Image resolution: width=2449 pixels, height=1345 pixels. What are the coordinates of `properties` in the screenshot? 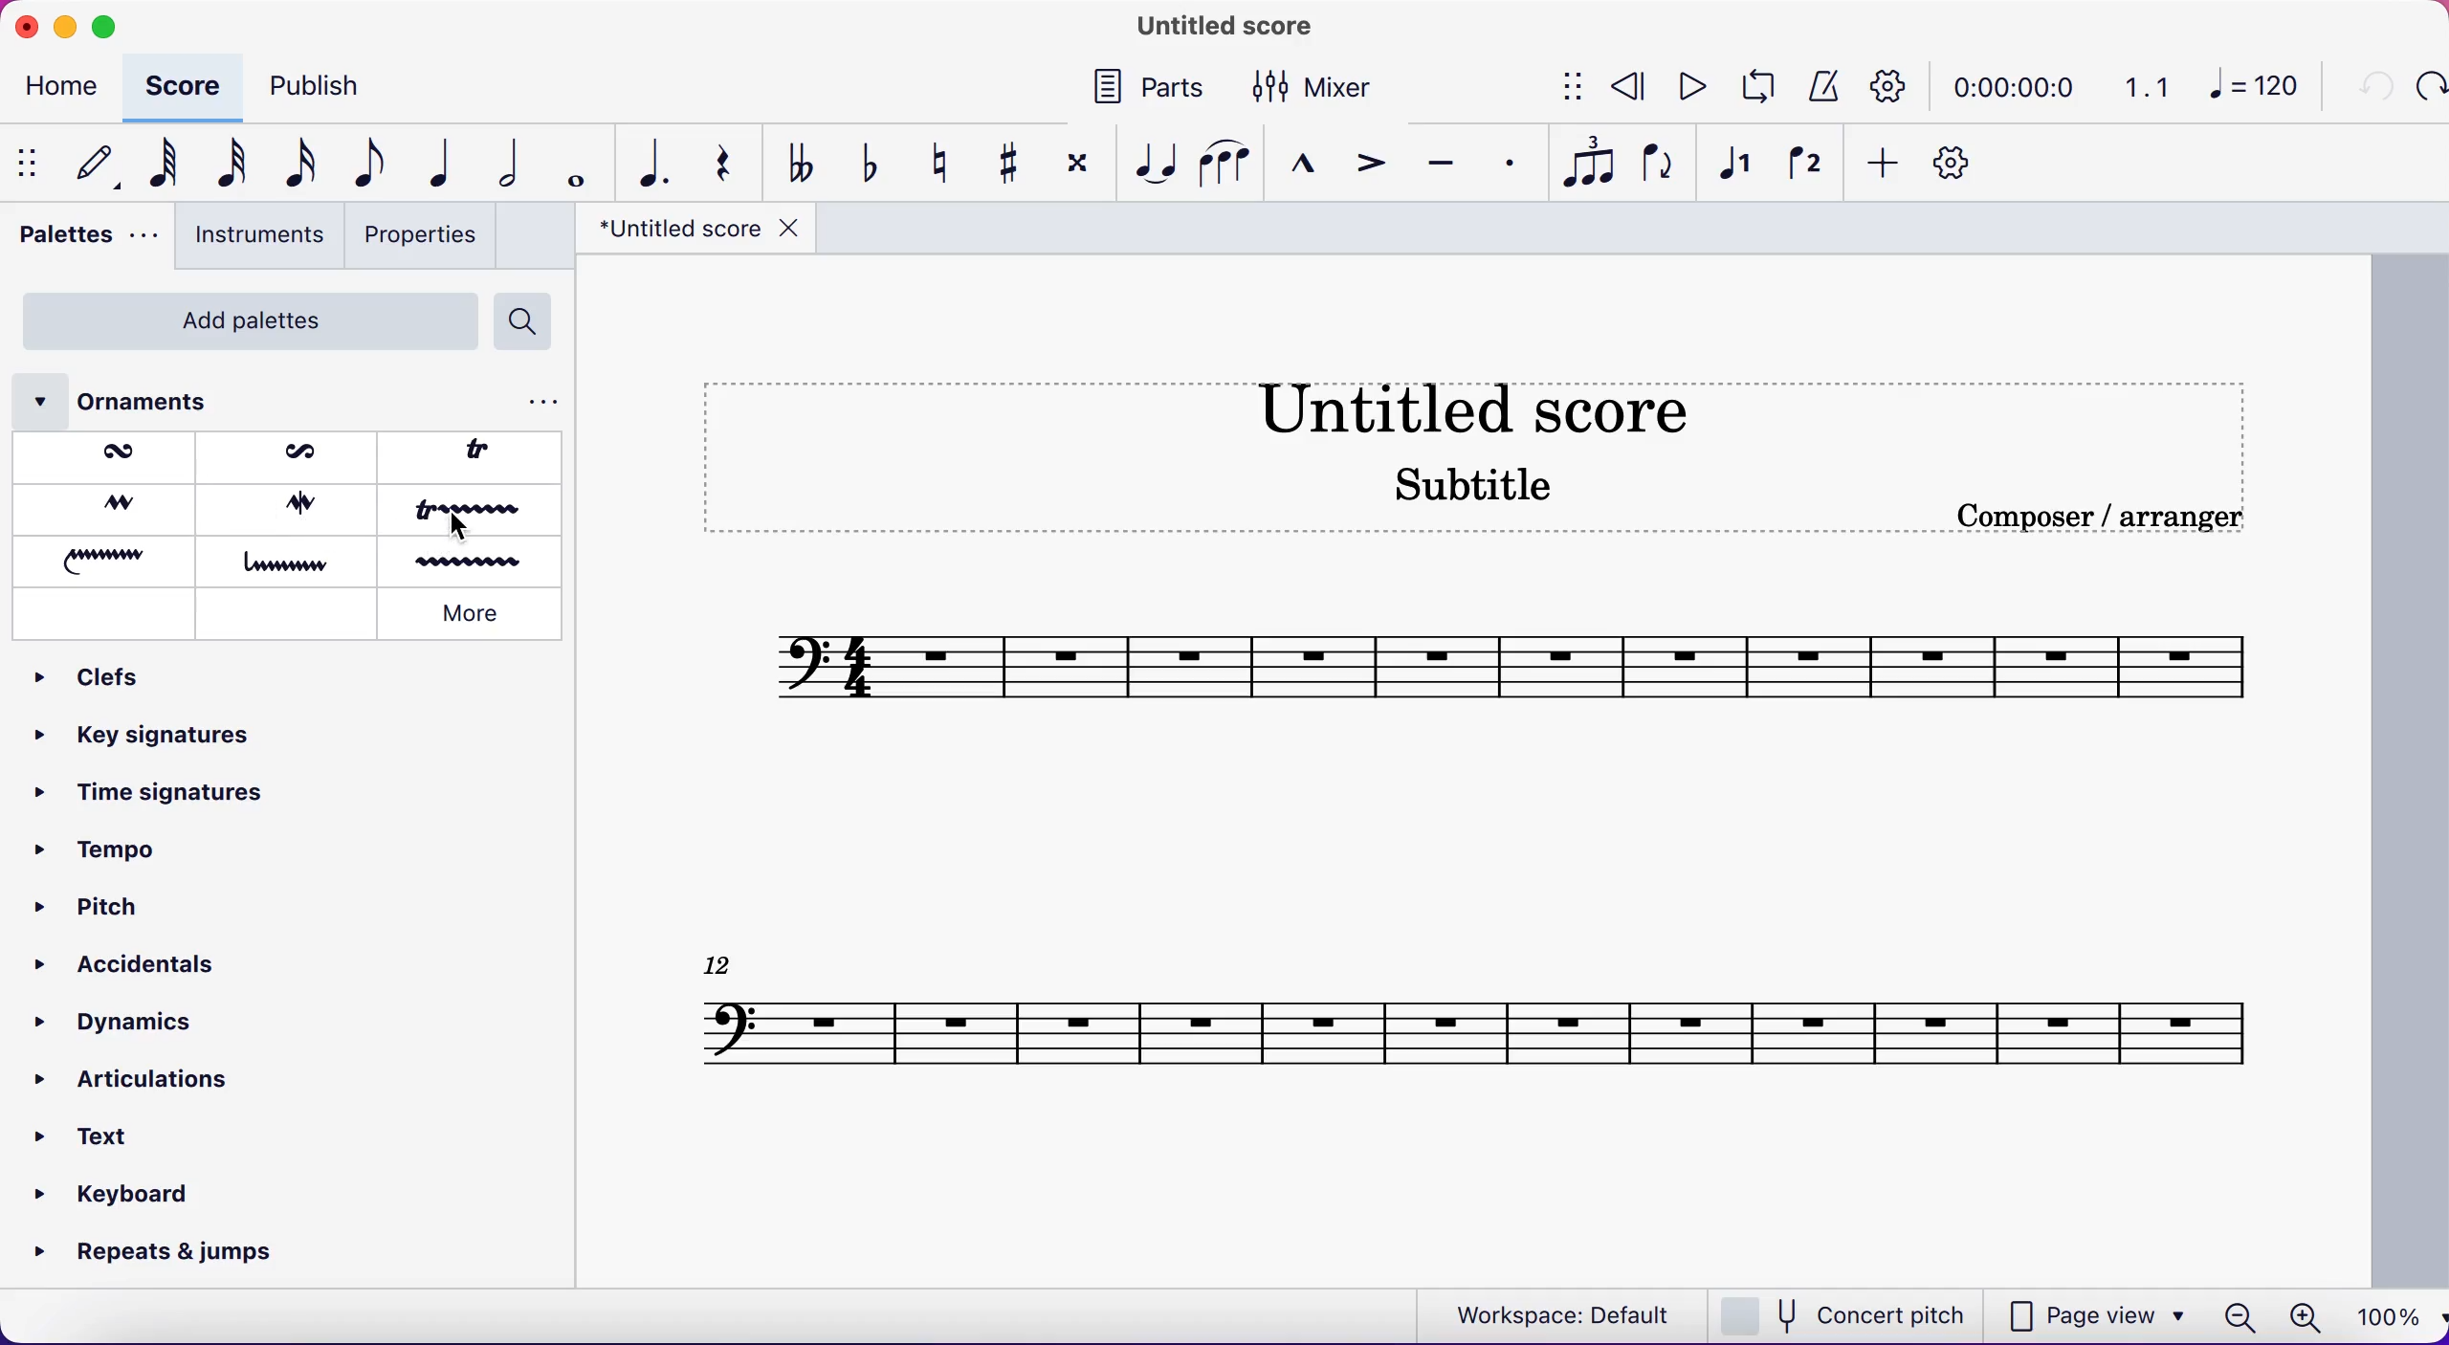 It's located at (426, 238).